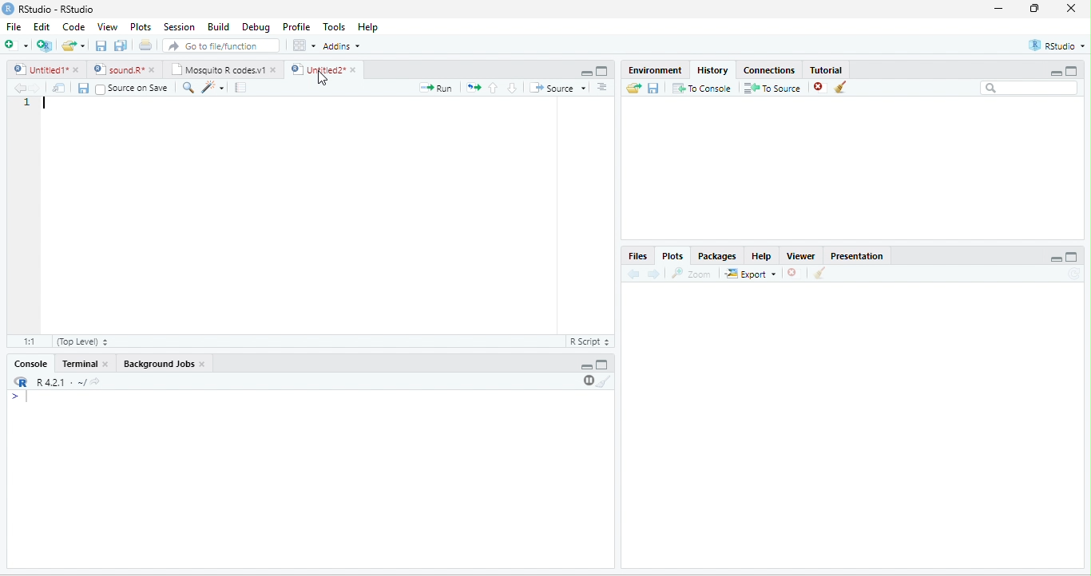 This screenshot has width=1091, height=576. Describe the element at coordinates (712, 70) in the screenshot. I see `History` at that location.